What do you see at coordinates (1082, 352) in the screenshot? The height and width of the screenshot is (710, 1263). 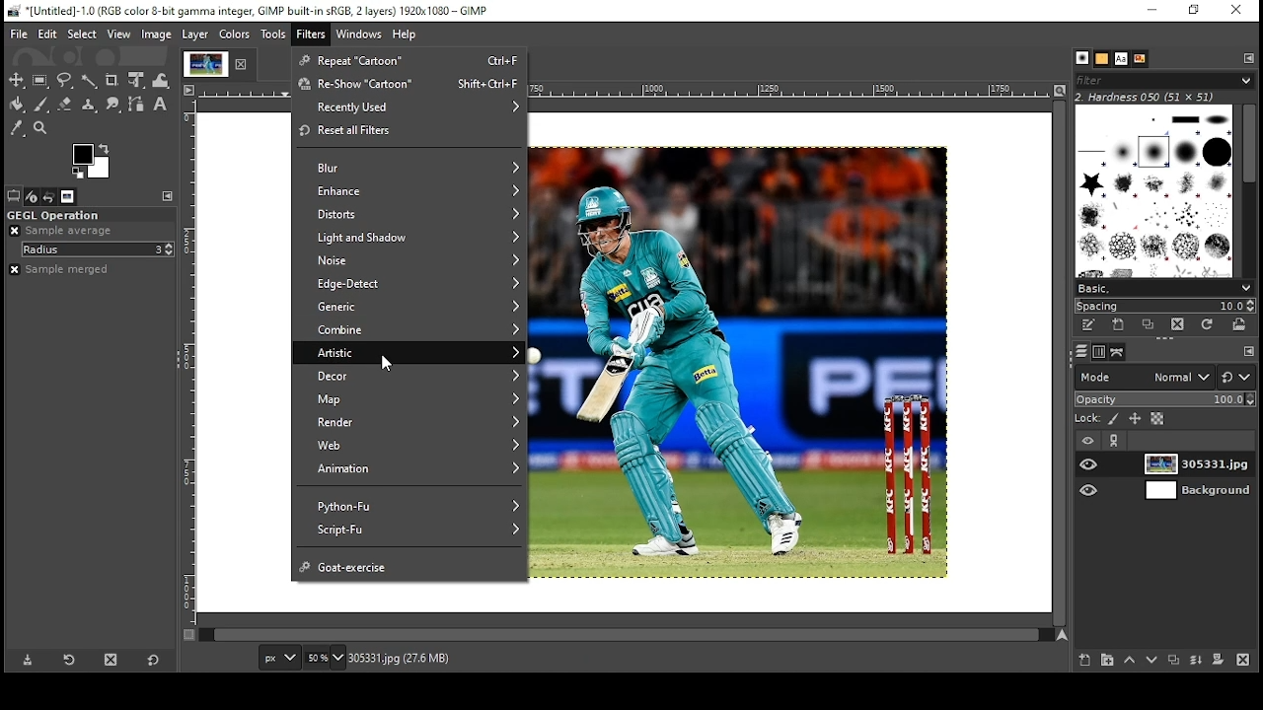 I see `layers` at bounding box center [1082, 352].